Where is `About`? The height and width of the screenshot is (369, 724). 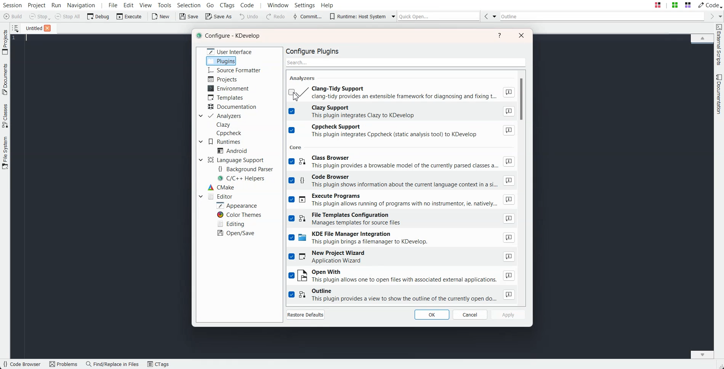
About is located at coordinates (509, 238).